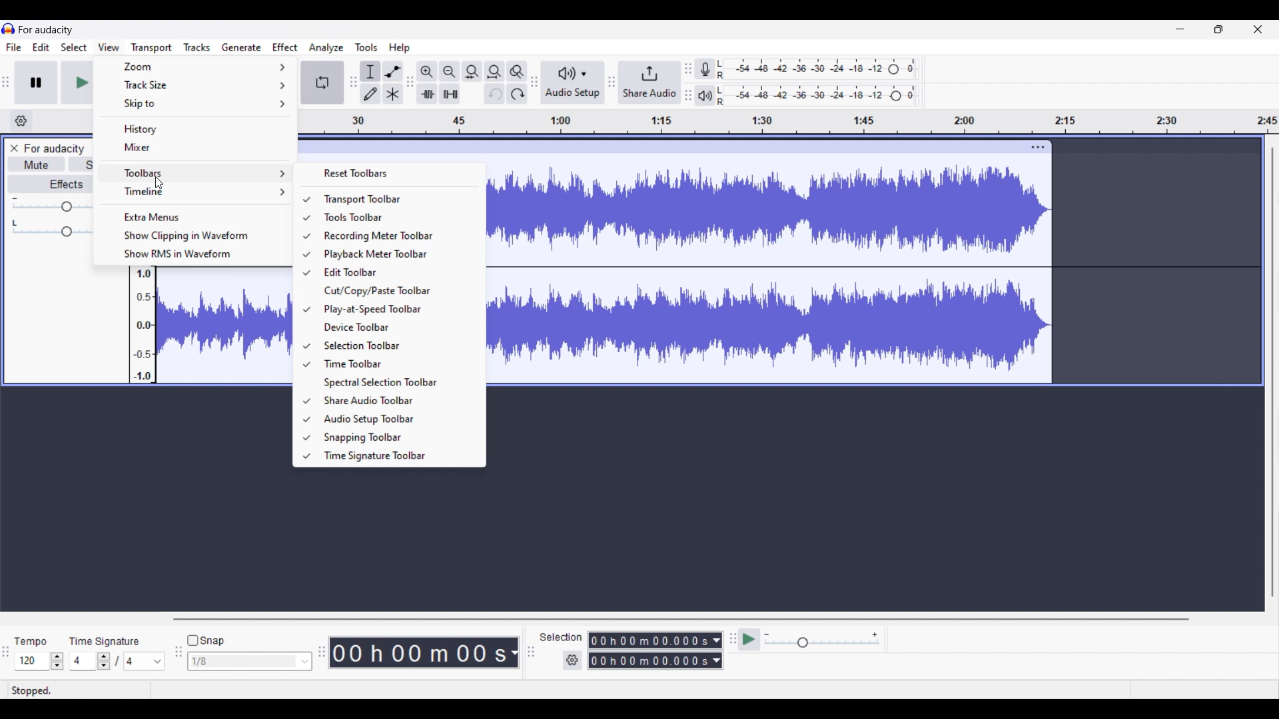  What do you see at coordinates (322, 83) in the screenshot?
I see `Enable looping` at bounding box center [322, 83].